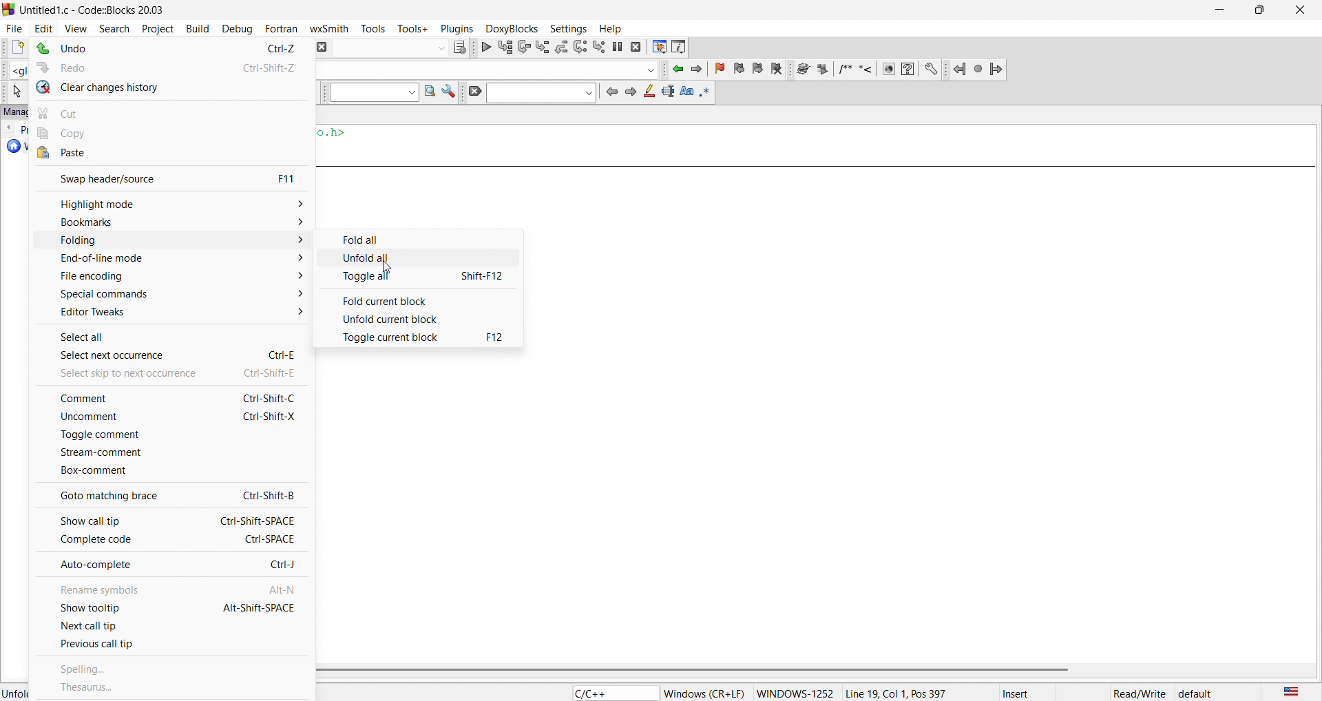  What do you see at coordinates (8, 8) in the screenshot?
I see `Code:Blocks` at bounding box center [8, 8].